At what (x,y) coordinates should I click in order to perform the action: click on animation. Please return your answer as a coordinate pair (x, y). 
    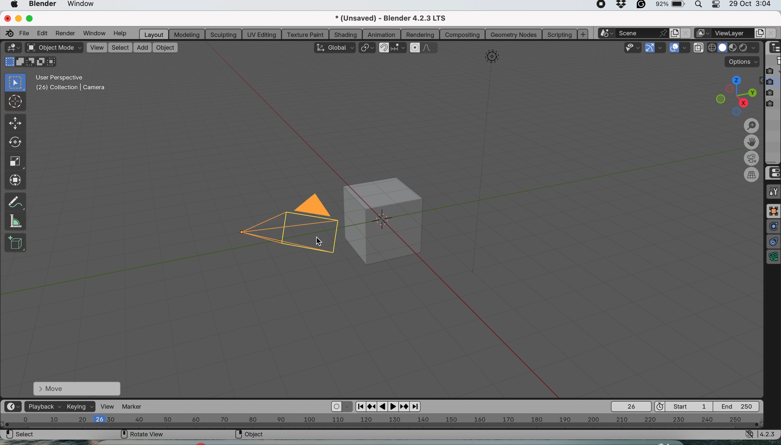
    Looking at the image, I should click on (382, 34).